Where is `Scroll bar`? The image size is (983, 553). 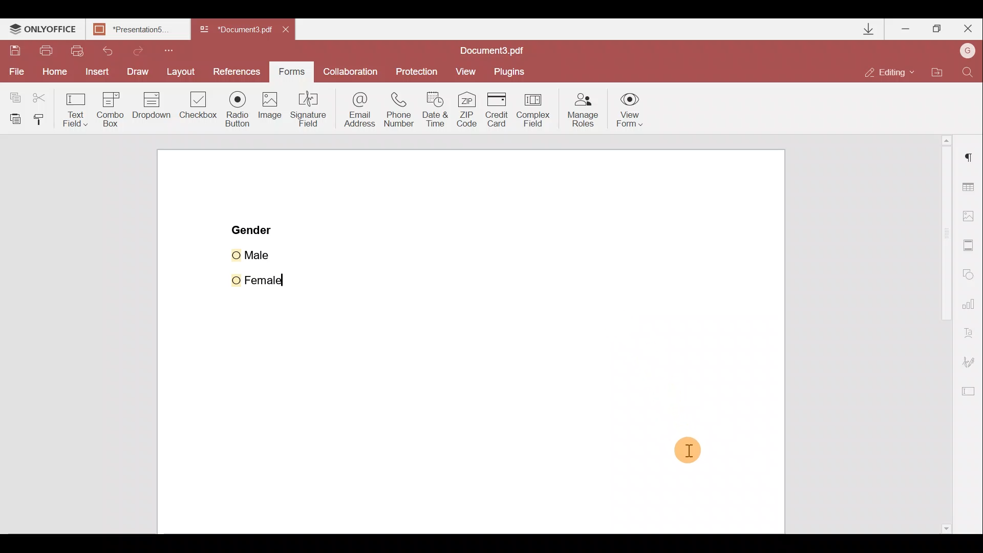
Scroll bar is located at coordinates (938, 335).